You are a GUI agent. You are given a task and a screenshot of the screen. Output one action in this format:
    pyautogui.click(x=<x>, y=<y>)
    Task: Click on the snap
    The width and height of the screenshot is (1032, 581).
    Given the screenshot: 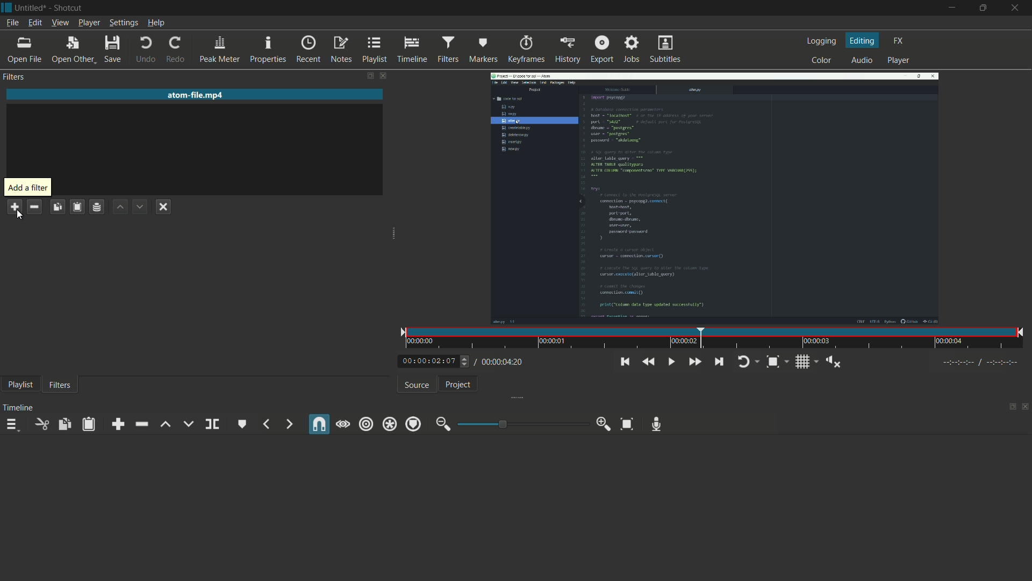 What is the action you would take?
    pyautogui.click(x=320, y=424)
    